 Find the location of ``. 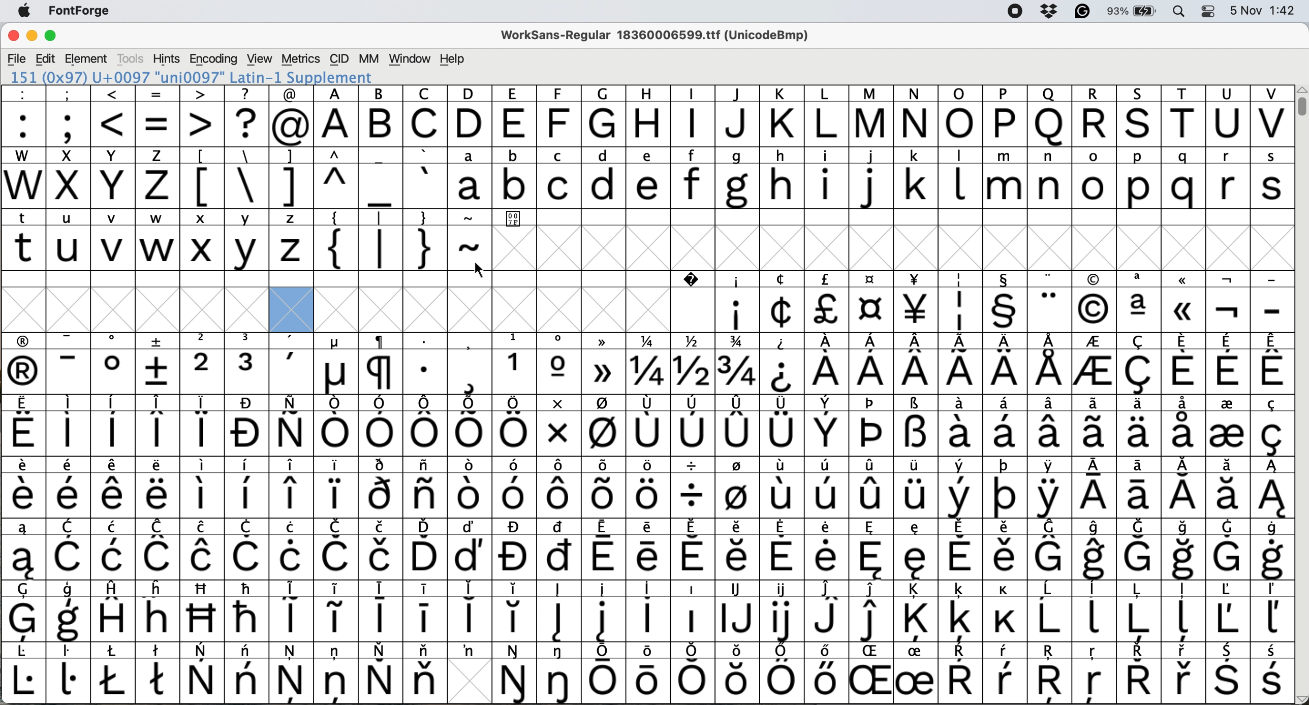

 is located at coordinates (1052, 674).